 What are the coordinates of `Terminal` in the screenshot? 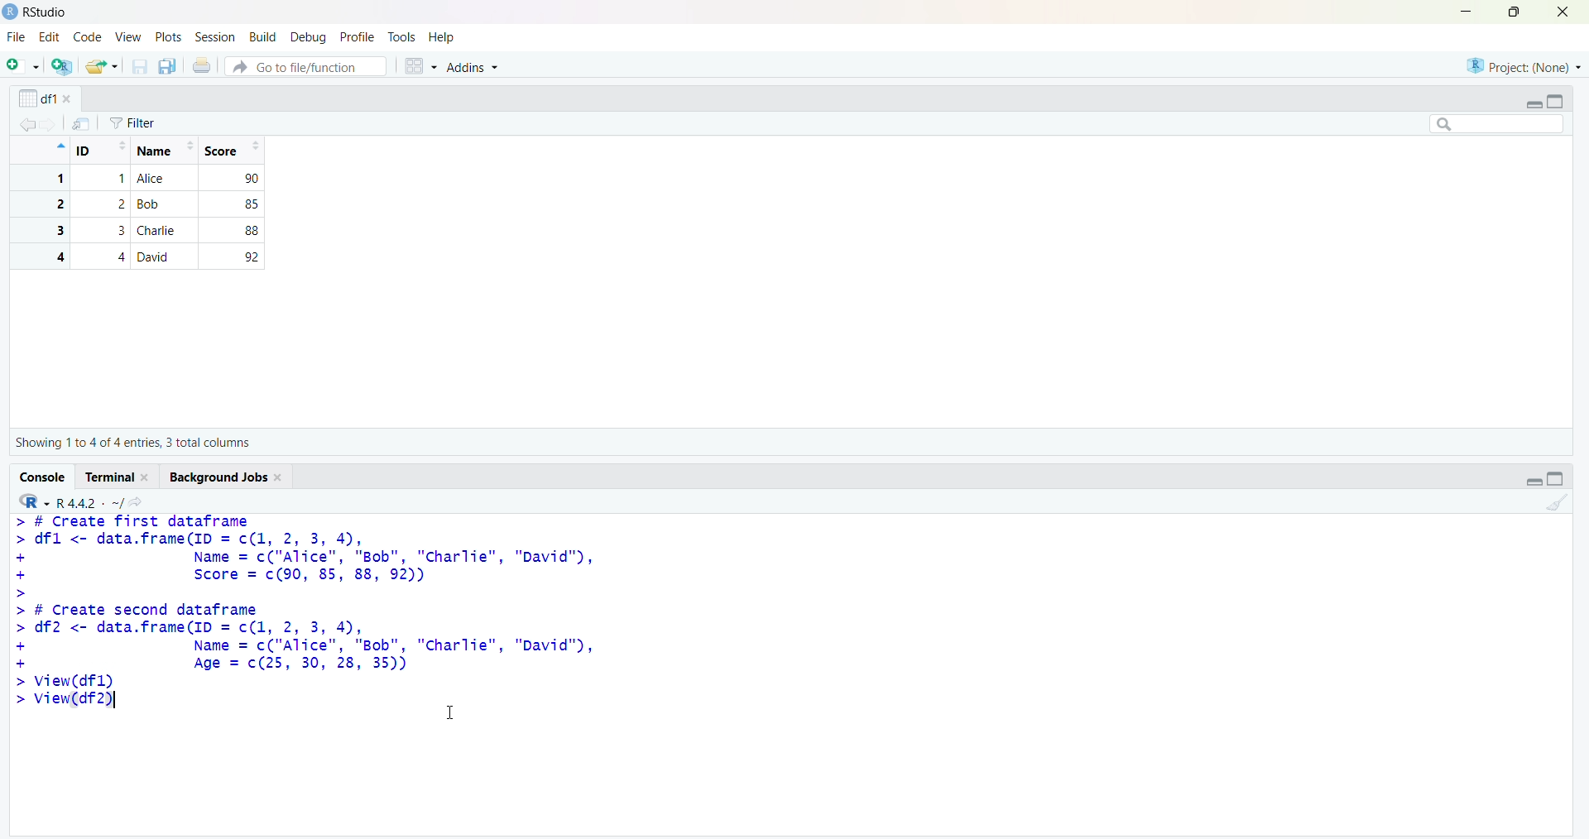 It's located at (111, 477).